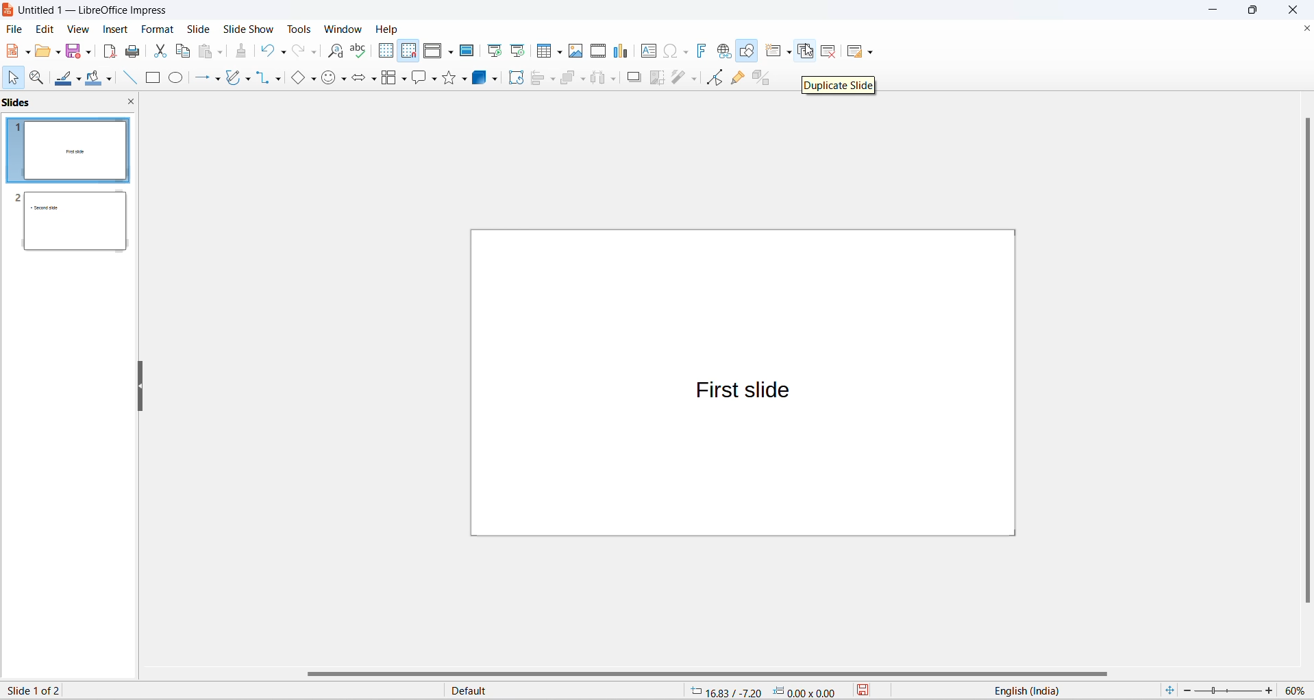 The width and height of the screenshot is (1314, 700). What do you see at coordinates (72, 103) in the screenshot?
I see `slides and close slide icon` at bounding box center [72, 103].